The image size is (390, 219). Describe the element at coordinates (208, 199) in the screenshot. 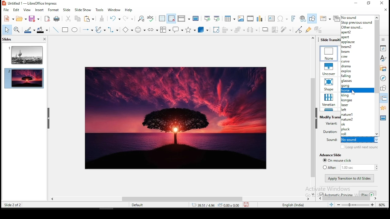

I see `scroll bar` at that location.